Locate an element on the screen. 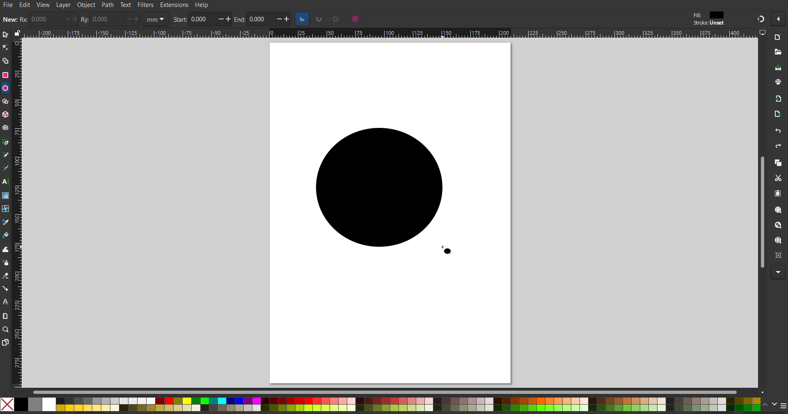  Layer  is located at coordinates (64, 6).